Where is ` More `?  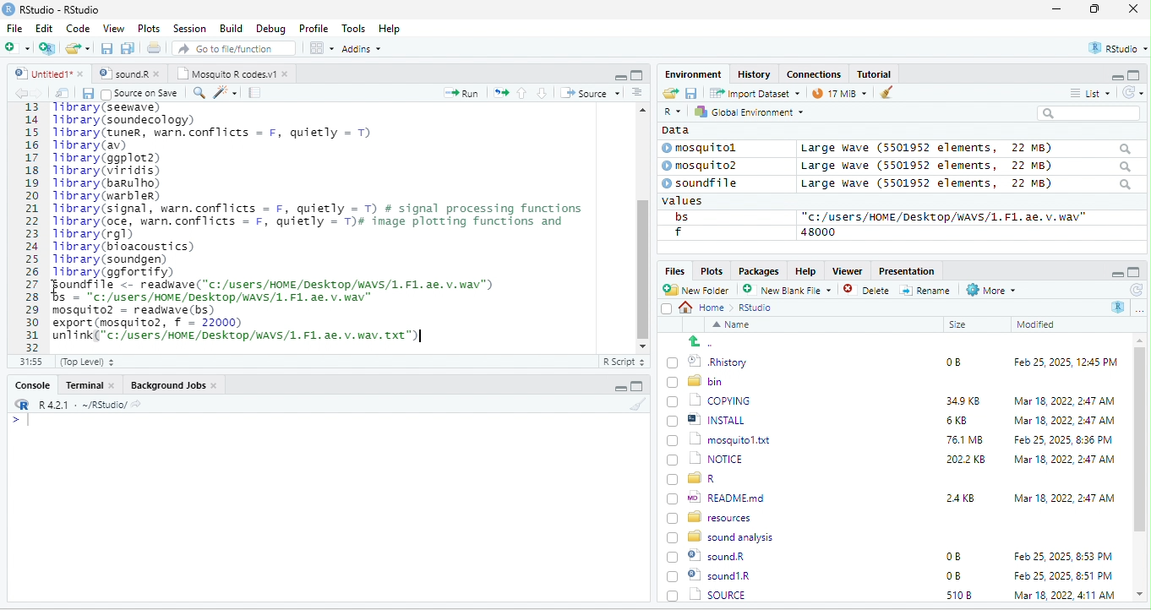  More  is located at coordinates (990, 291).